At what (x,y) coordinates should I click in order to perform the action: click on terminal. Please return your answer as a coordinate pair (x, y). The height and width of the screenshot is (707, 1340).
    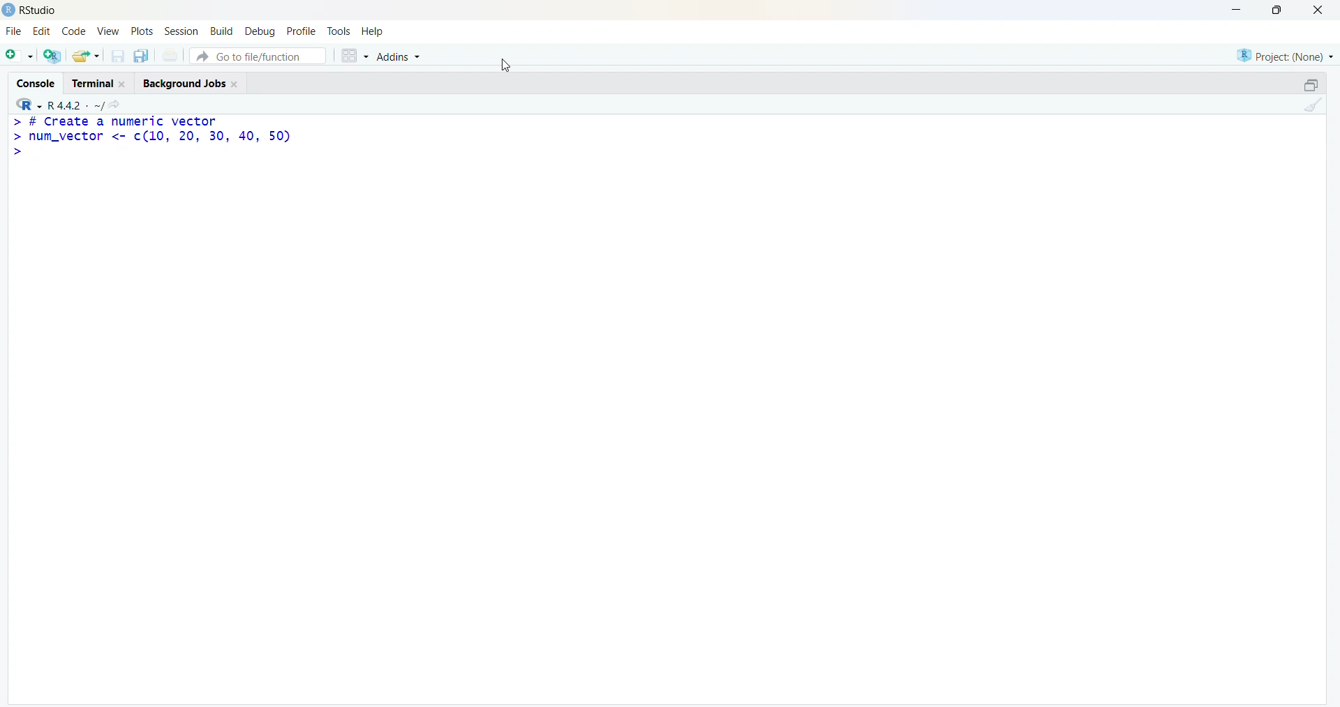
    Looking at the image, I should click on (94, 84).